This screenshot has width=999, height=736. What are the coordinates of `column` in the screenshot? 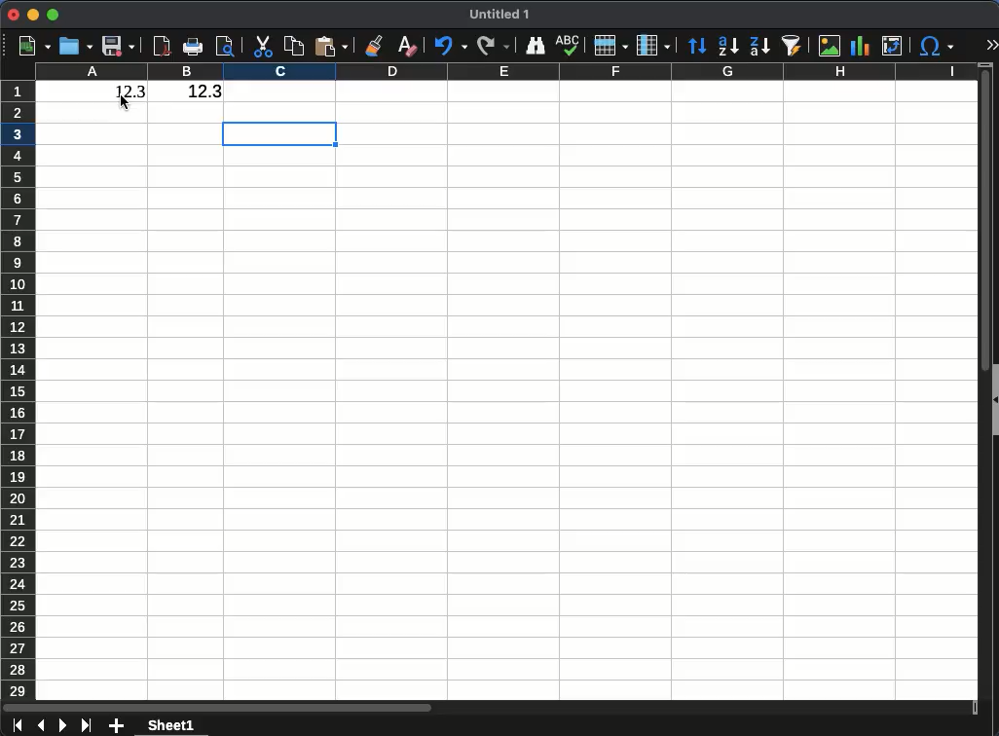 It's located at (652, 46).